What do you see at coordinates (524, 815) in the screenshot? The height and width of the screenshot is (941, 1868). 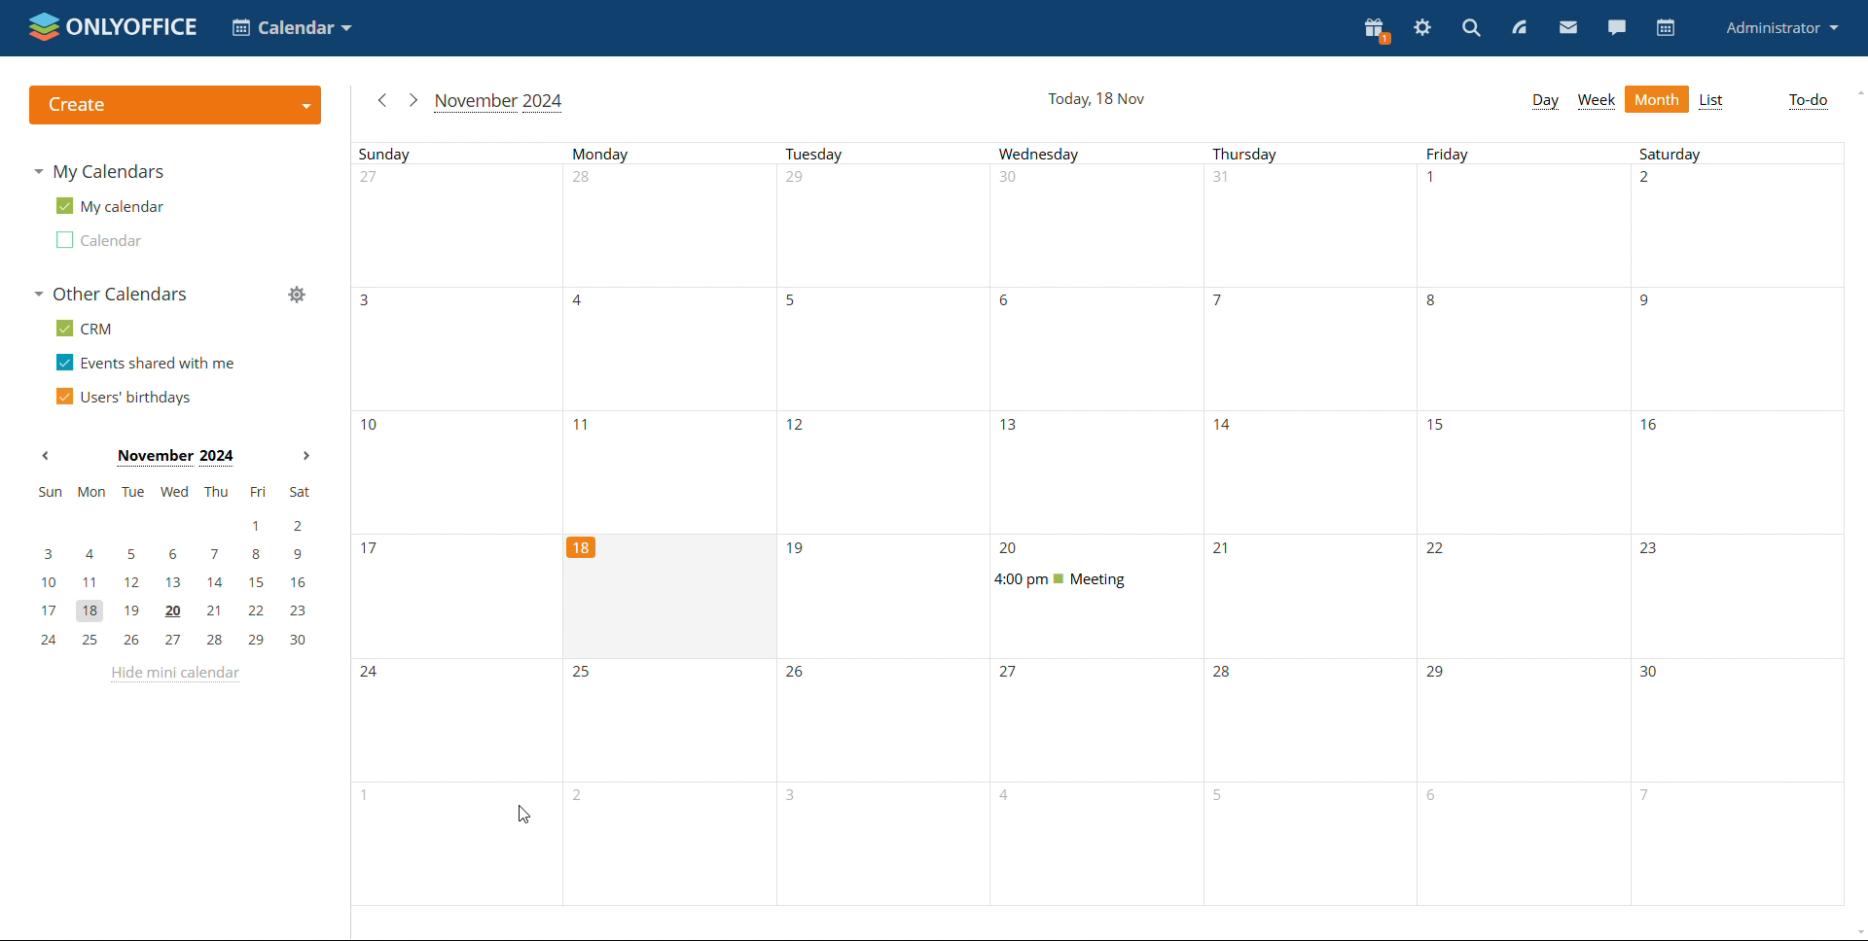 I see `cursor` at bounding box center [524, 815].